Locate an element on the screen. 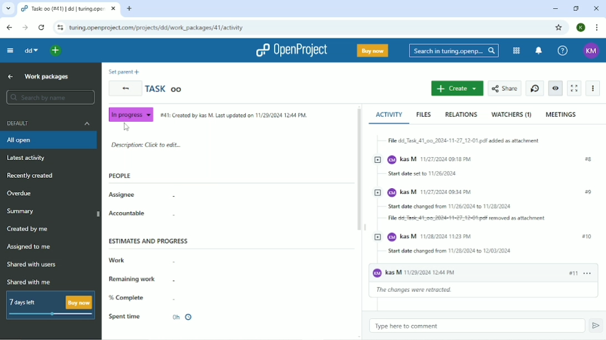 The width and height of the screenshot is (606, 340). Estimates and progress is located at coordinates (148, 243).